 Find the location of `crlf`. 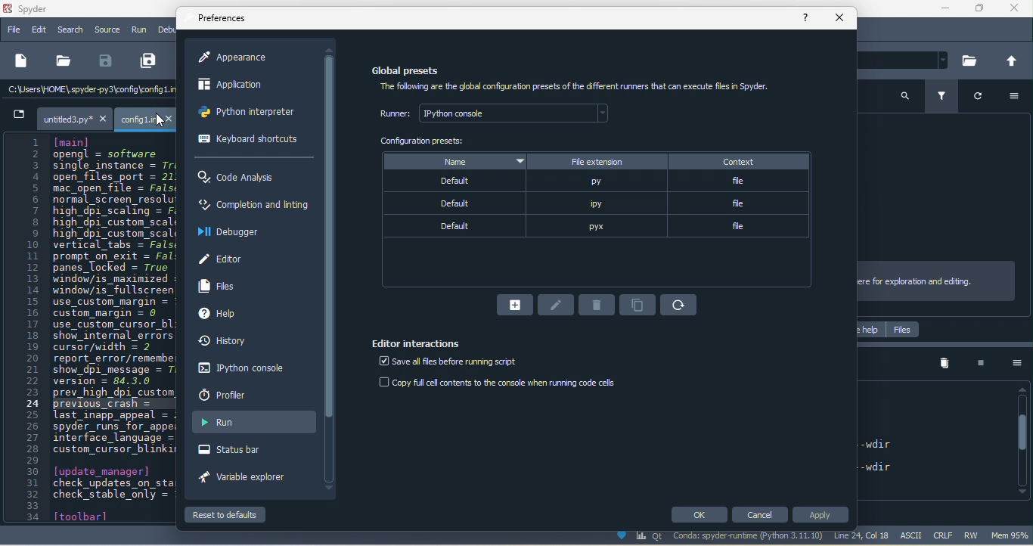

crlf is located at coordinates (945, 535).